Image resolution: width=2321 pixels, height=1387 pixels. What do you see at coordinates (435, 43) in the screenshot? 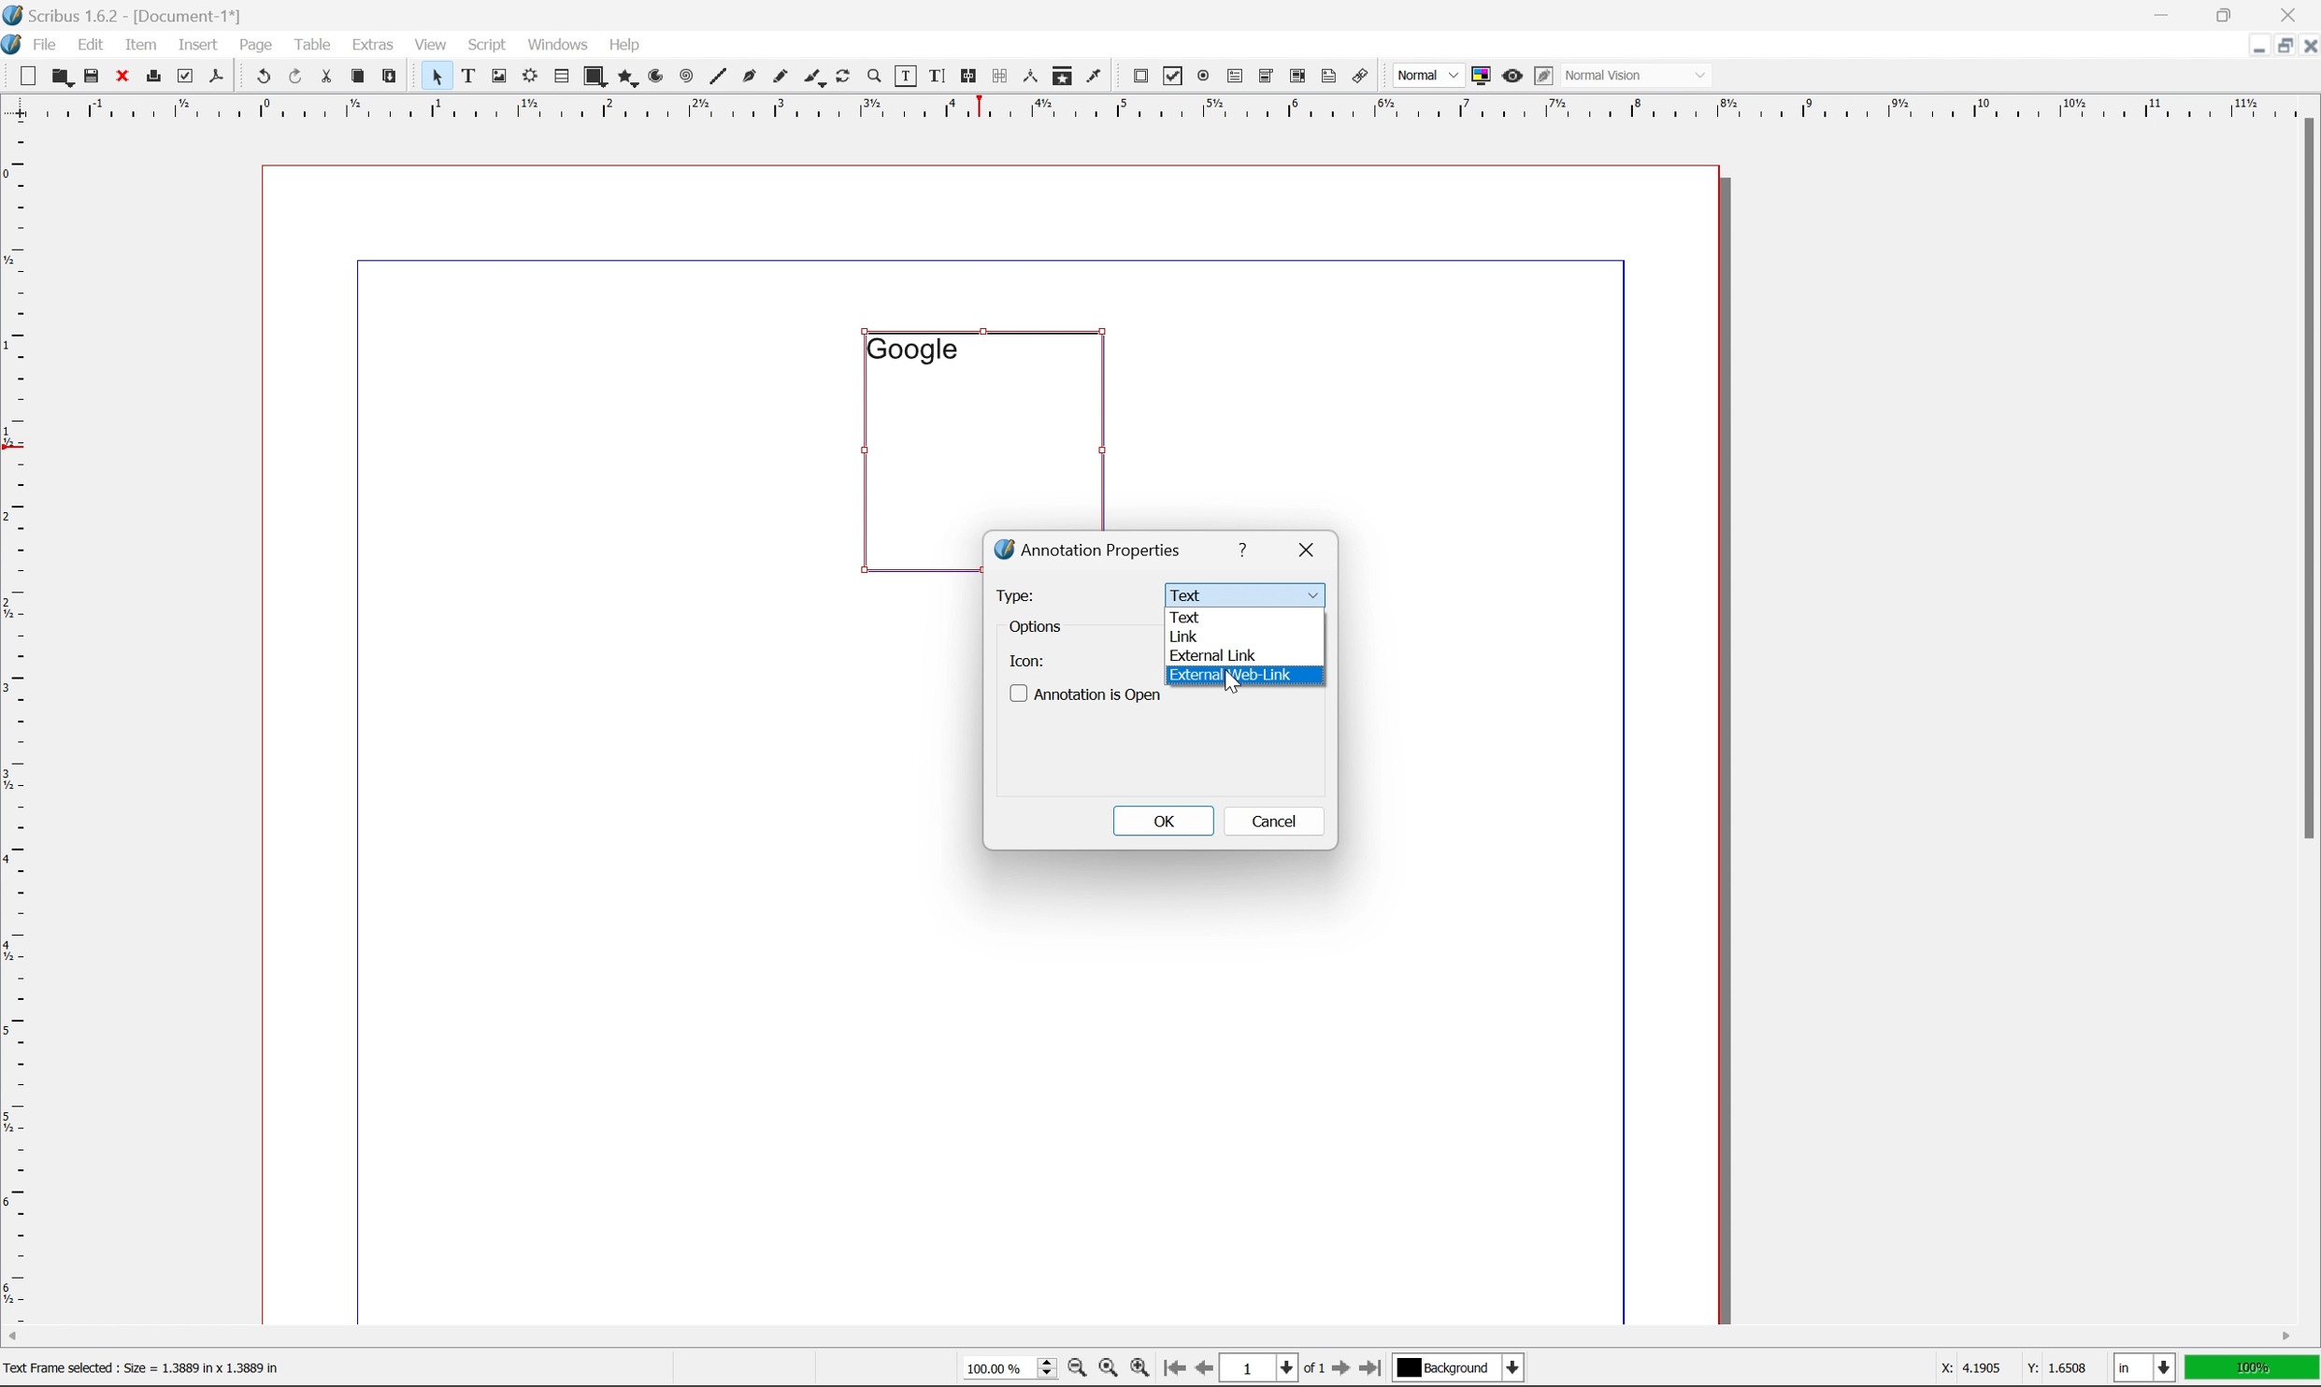
I see `view` at bounding box center [435, 43].